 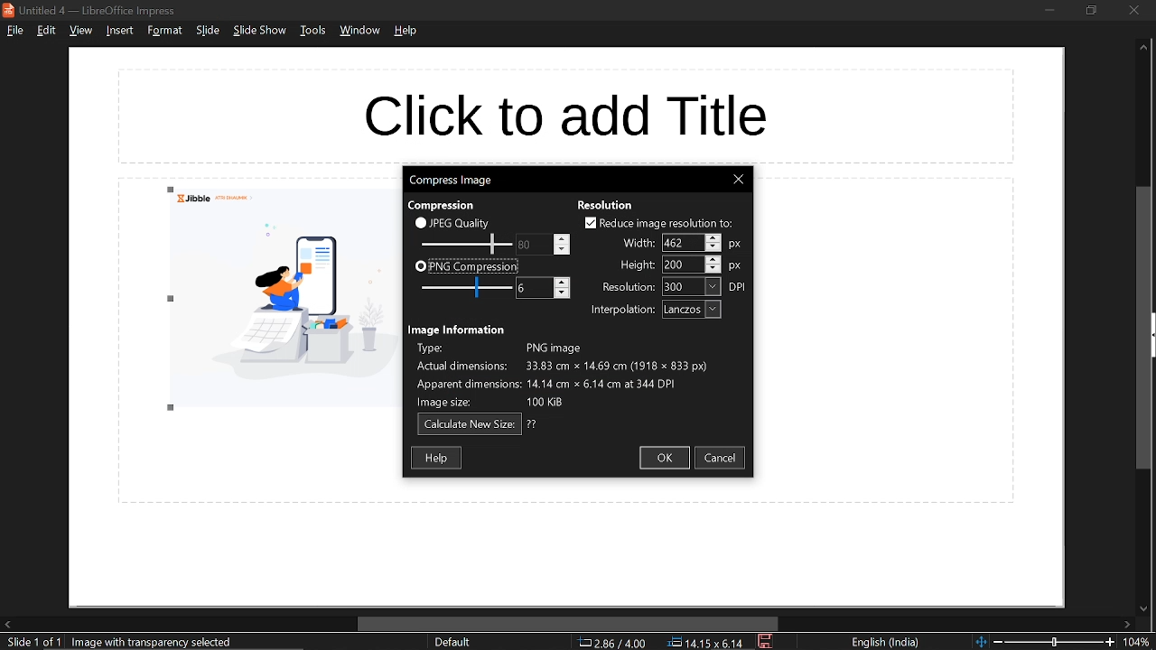 What do you see at coordinates (619, 311) in the screenshot?
I see `interpolation` at bounding box center [619, 311].